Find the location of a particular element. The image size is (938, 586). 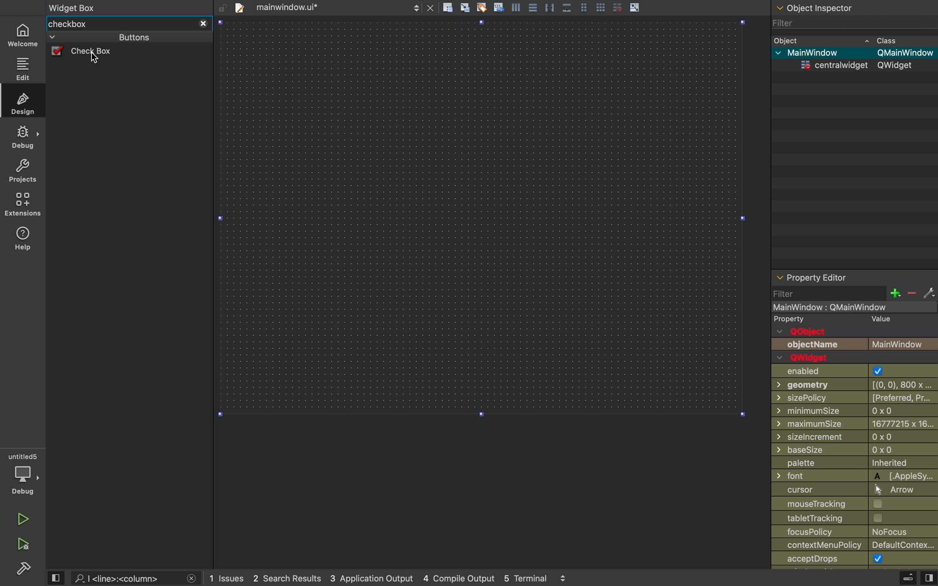

extrude is located at coordinates (908, 577).